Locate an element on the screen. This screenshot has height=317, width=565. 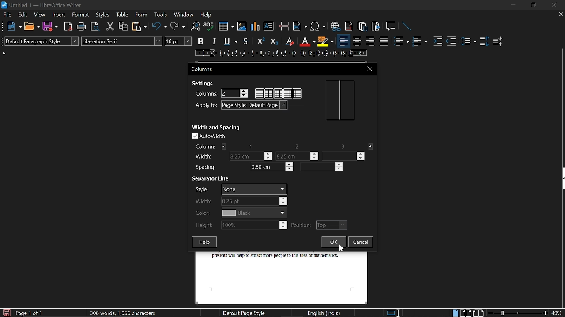
Save is located at coordinates (50, 28).